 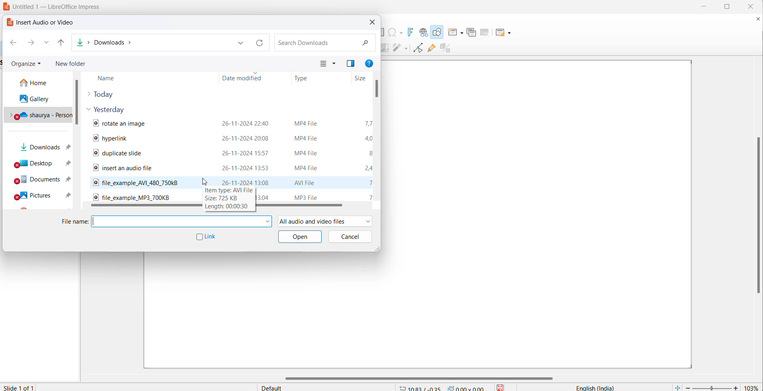 I want to click on organize, so click(x=23, y=64).